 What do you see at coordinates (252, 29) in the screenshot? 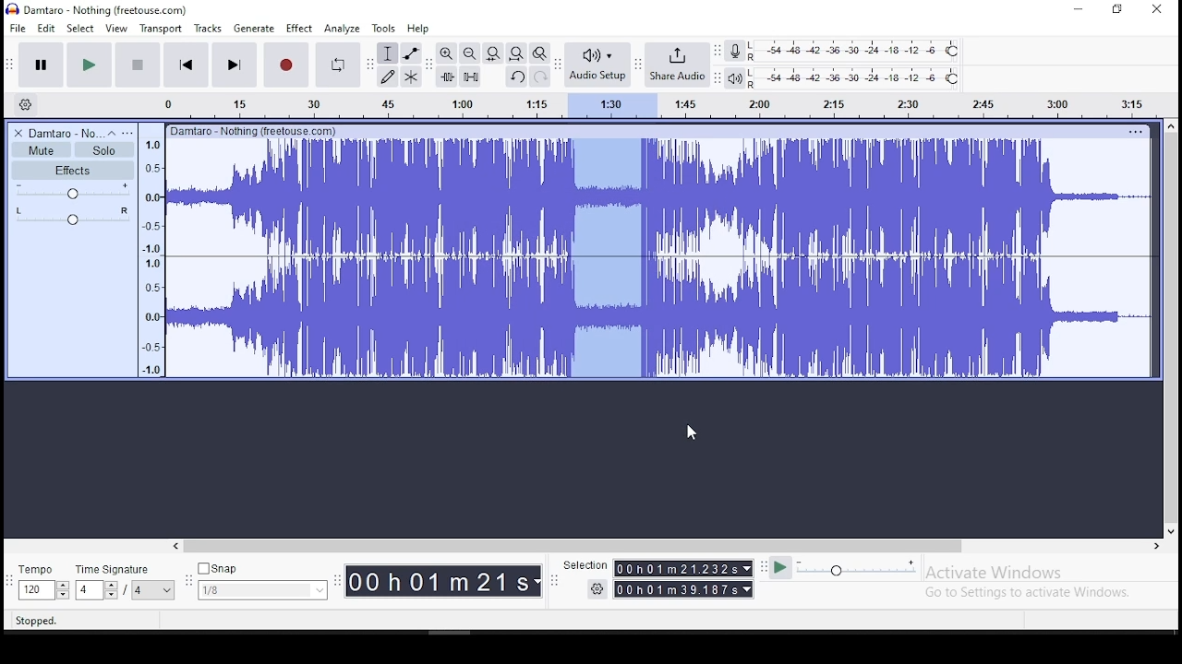
I see `generate` at bounding box center [252, 29].